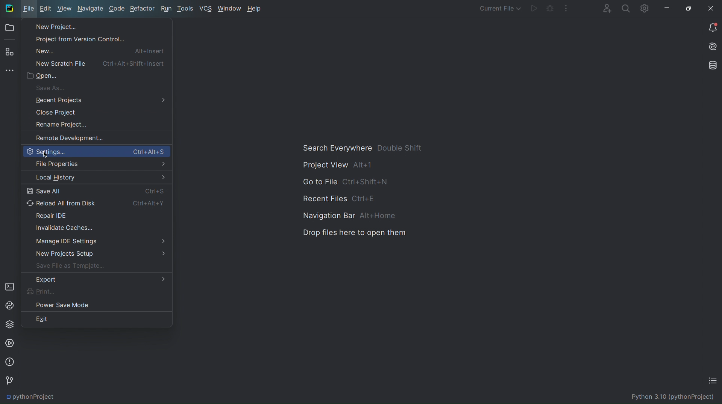  Describe the element at coordinates (335, 164) in the screenshot. I see `Project View` at that location.